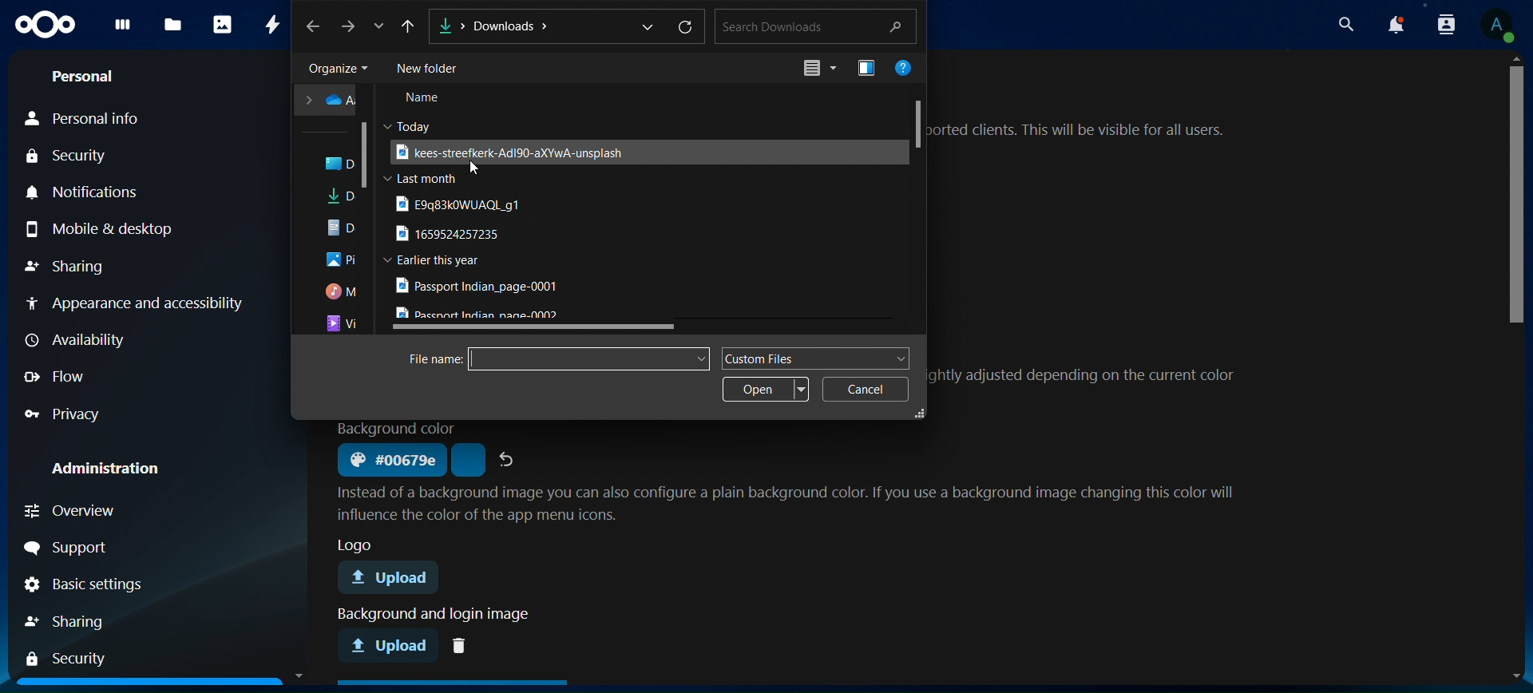 The height and width of the screenshot is (693, 1533). What do you see at coordinates (436, 359) in the screenshot?
I see `file name` at bounding box center [436, 359].